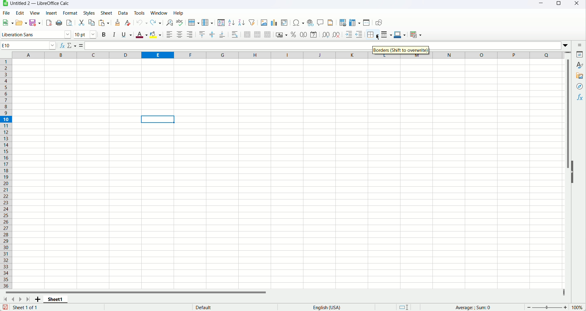  What do you see at coordinates (247, 34) in the screenshot?
I see `Merge and center` at bounding box center [247, 34].